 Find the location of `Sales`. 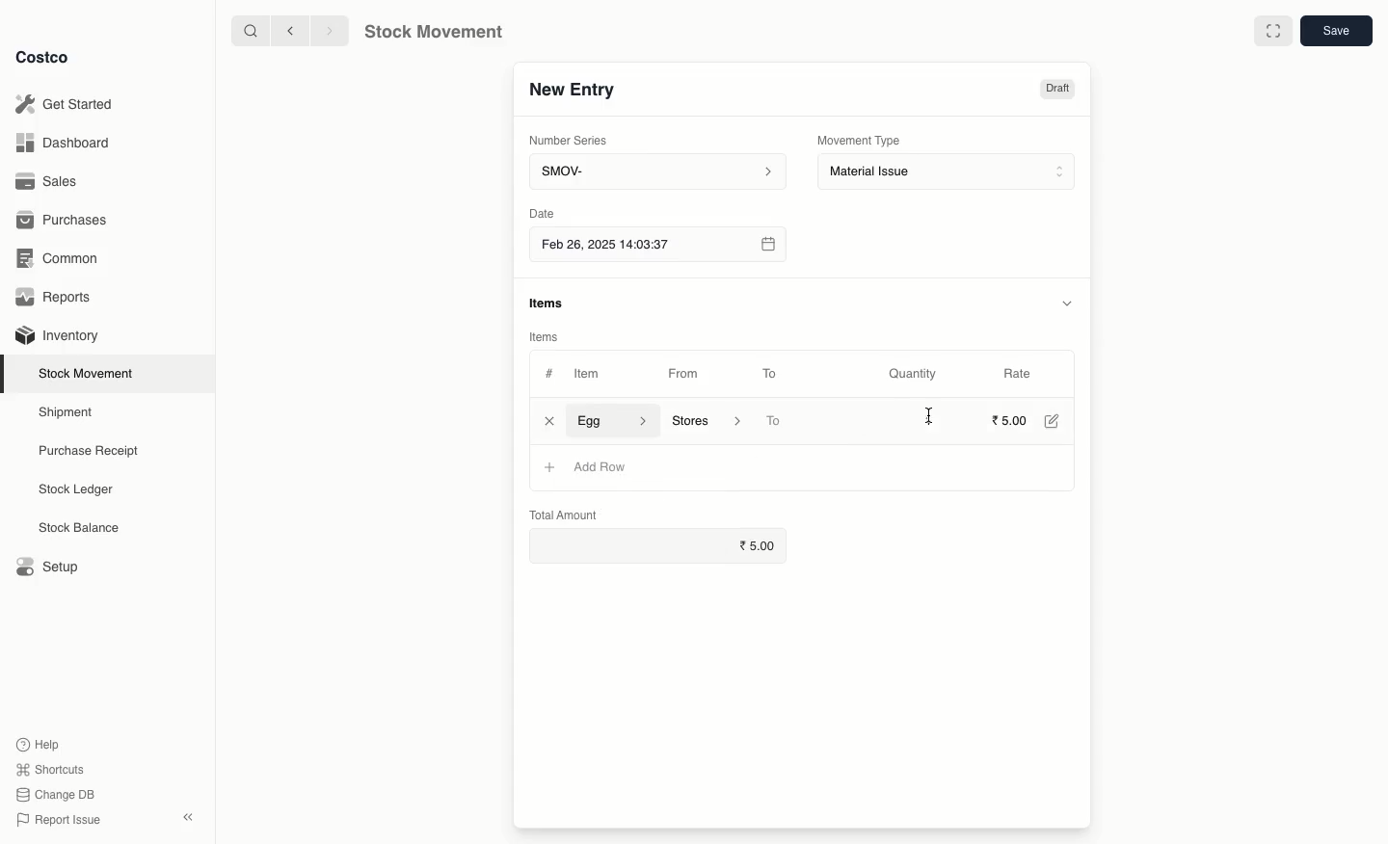

Sales is located at coordinates (49, 180).